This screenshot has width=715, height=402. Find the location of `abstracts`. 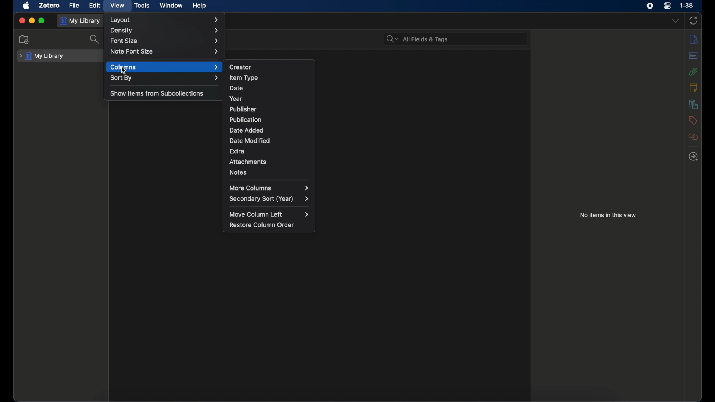

abstracts is located at coordinates (693, 55).